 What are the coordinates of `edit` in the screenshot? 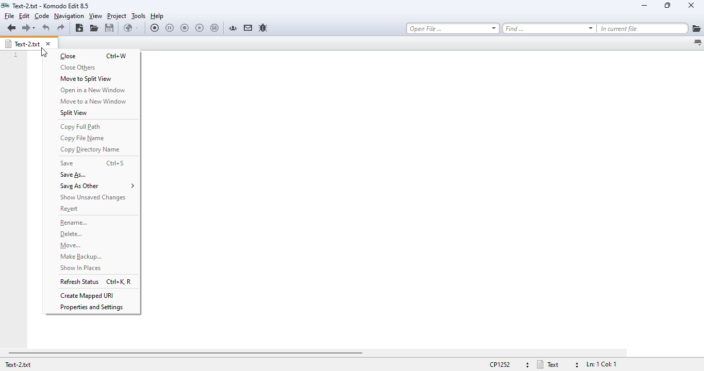 It's located at (24, 16).